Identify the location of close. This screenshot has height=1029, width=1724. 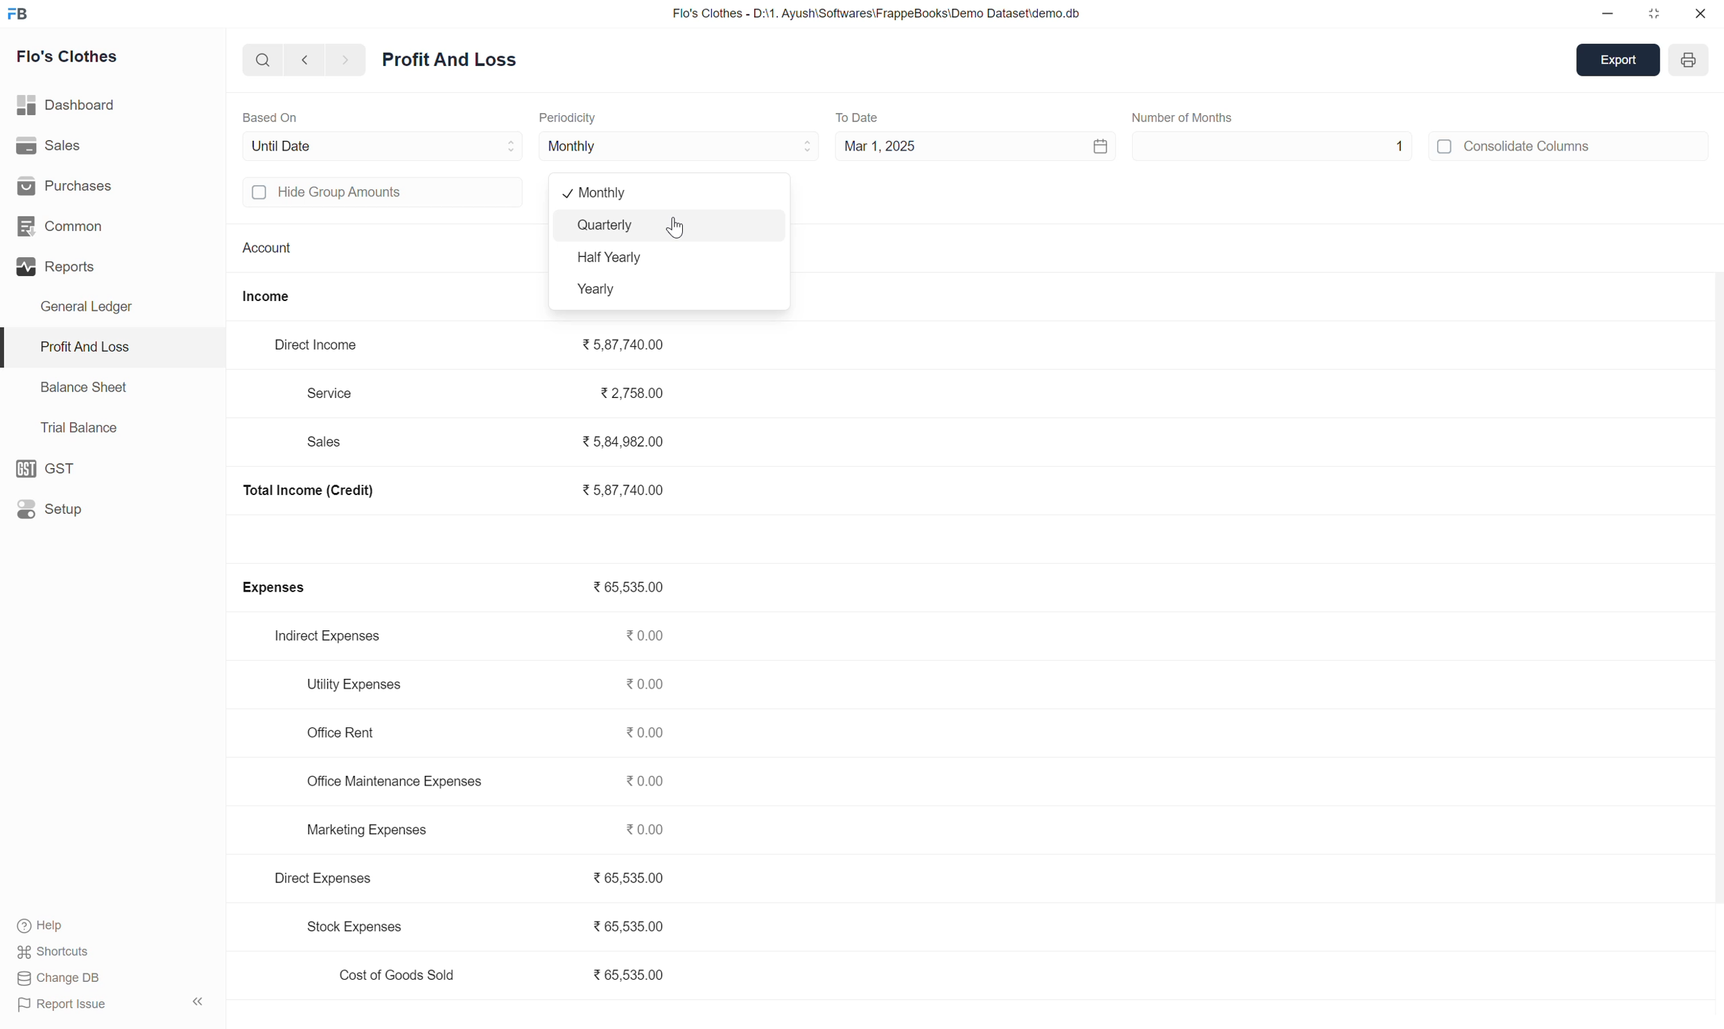
(1701, 13).